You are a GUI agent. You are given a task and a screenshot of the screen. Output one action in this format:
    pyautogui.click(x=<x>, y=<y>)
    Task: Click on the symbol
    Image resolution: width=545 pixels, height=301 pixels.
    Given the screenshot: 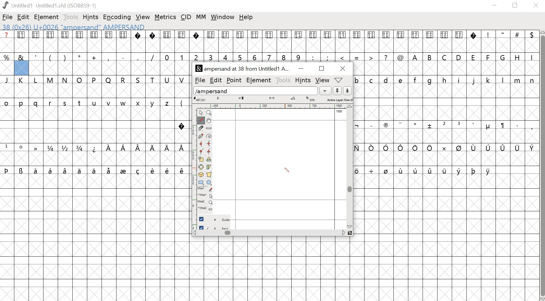 What is the action you would take?
    pyautogui.click(x=372, y=170)
    